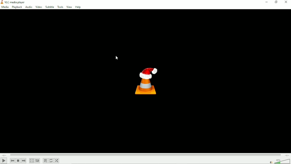  Describe the element at coordinates (145, 155) in the screenshot. I see `Play duration` at that location.